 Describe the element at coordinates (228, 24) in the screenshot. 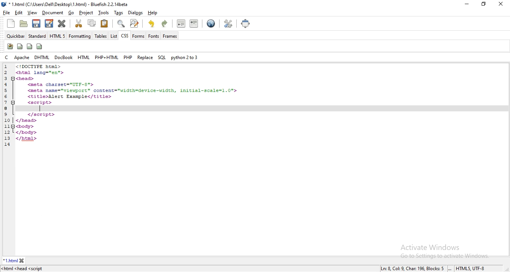

I see `tools` at that location.